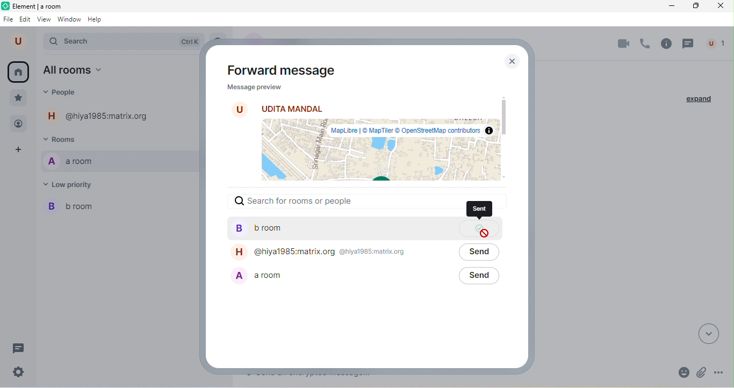 This screenshot has width=734, height=388. Describe the element at coordinates (505, 176) in the screenshot. I see `scroll down` at that location.